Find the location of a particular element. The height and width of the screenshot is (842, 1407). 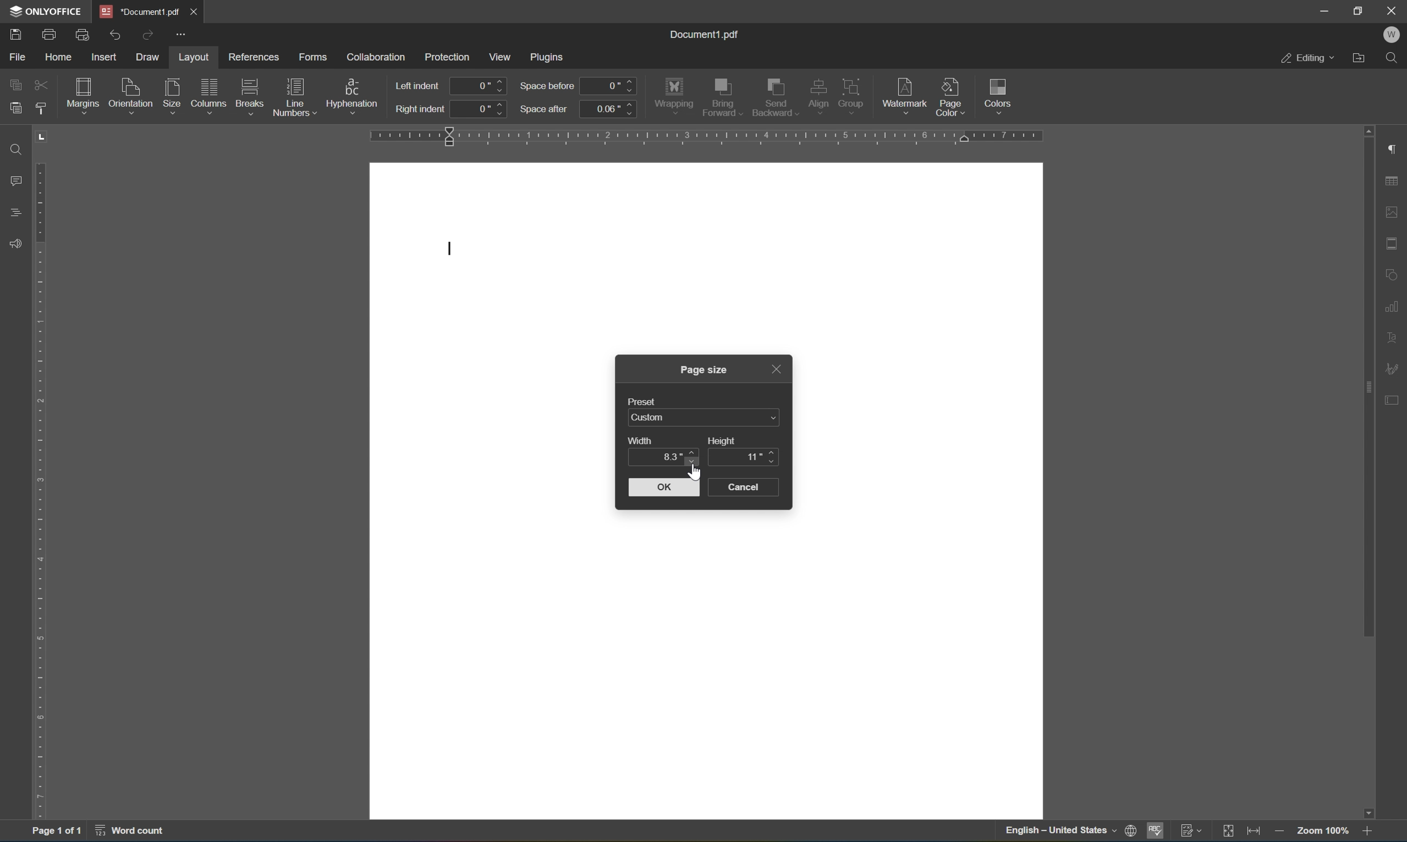

size with active cursor is located at coordinates (171, 94).